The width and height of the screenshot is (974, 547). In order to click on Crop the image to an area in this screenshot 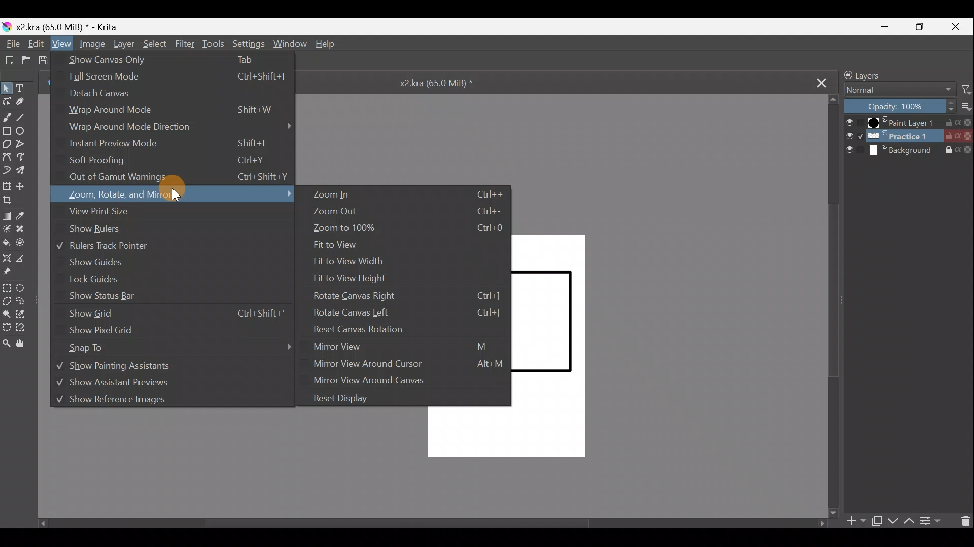, I will do `click(12, 203)`.